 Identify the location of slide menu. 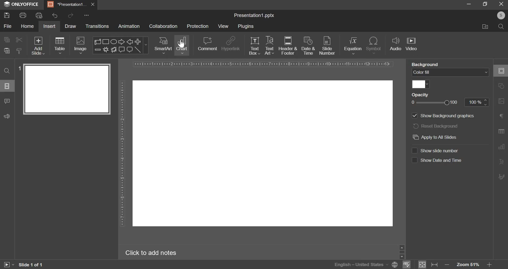
(7, 86).